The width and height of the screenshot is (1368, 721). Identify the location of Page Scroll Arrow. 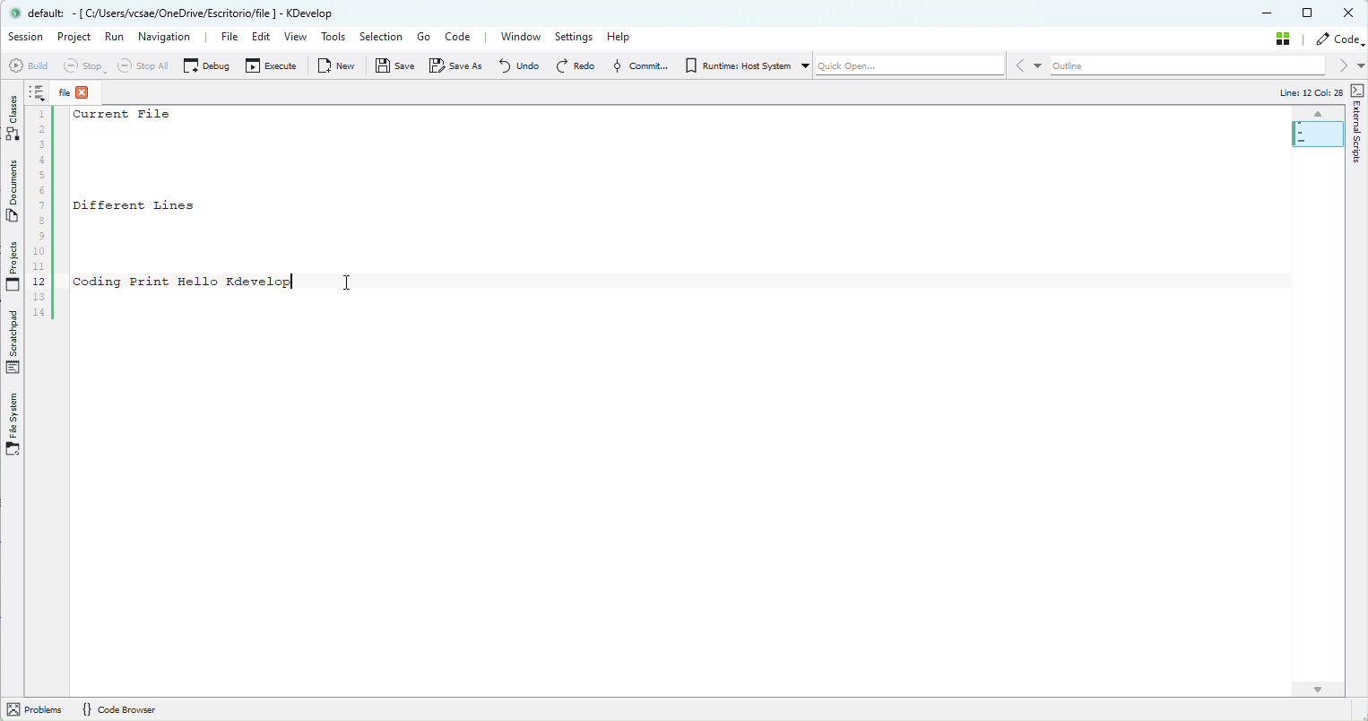
(1315, 684).